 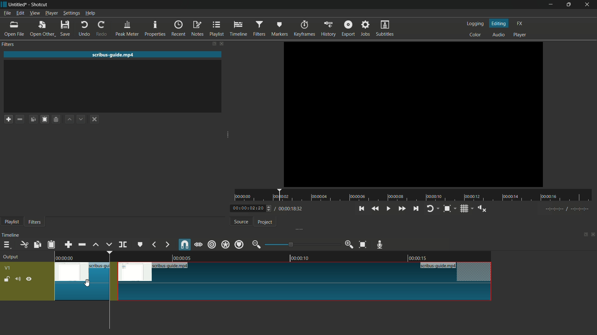 I want to click on time, so click(x=416, y=195).